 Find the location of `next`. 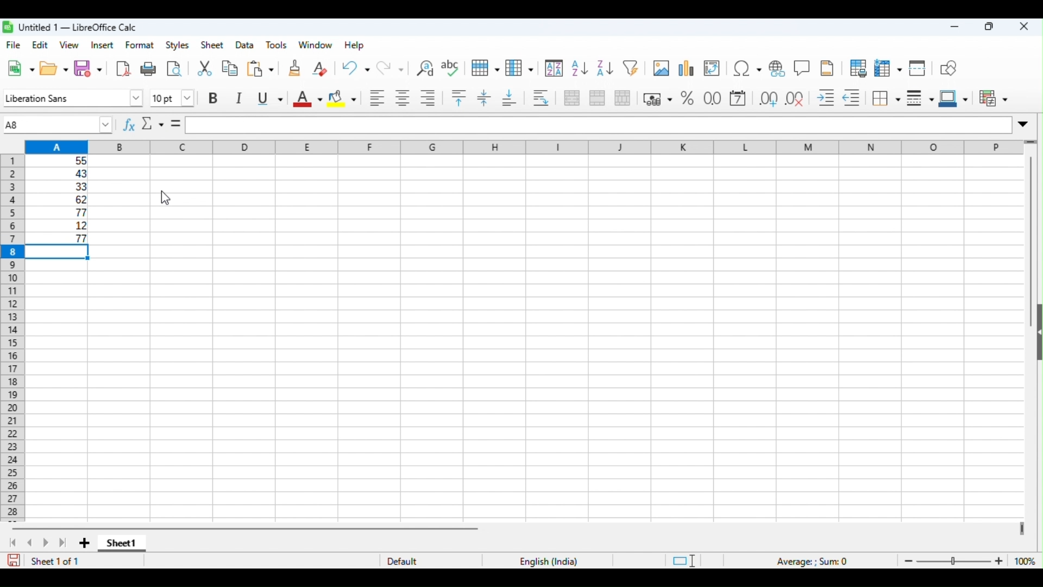

next is located at coordinates (45, 542).